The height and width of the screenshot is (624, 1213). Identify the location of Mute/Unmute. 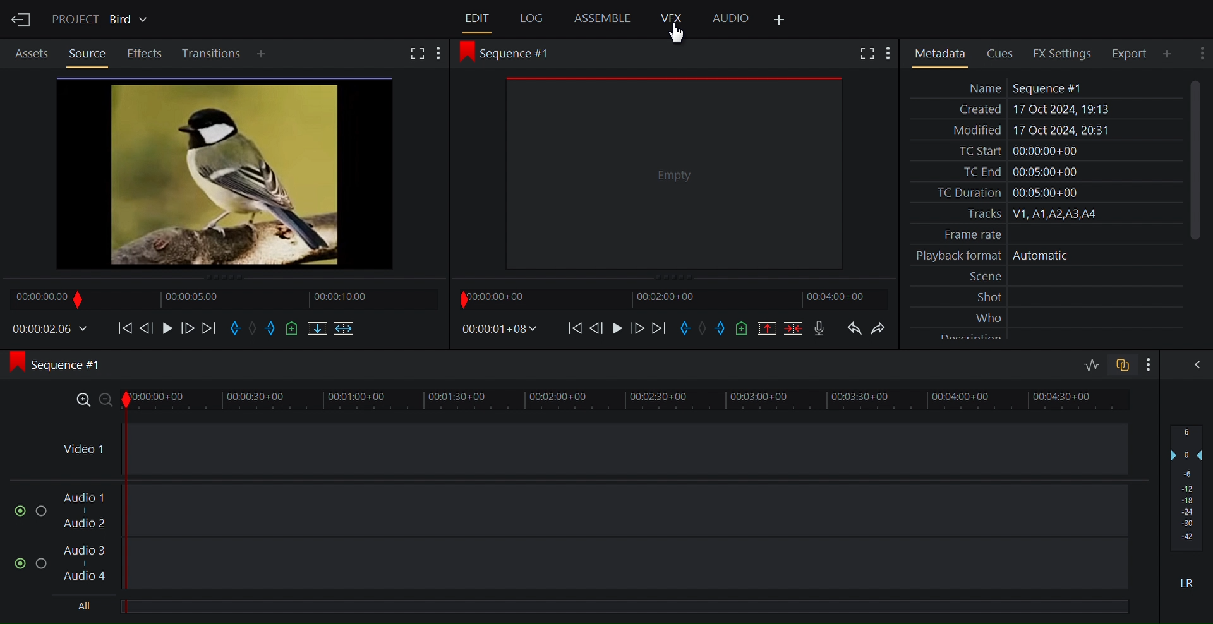
(18, 563).